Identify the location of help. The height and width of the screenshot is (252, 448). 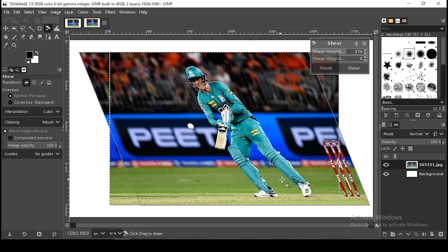
(144, 12).